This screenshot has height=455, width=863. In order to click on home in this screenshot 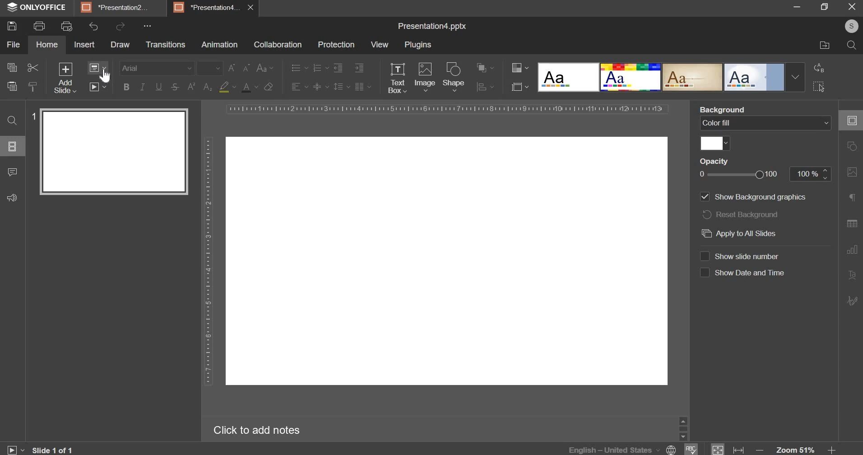, I will do `click(47, 44)`.